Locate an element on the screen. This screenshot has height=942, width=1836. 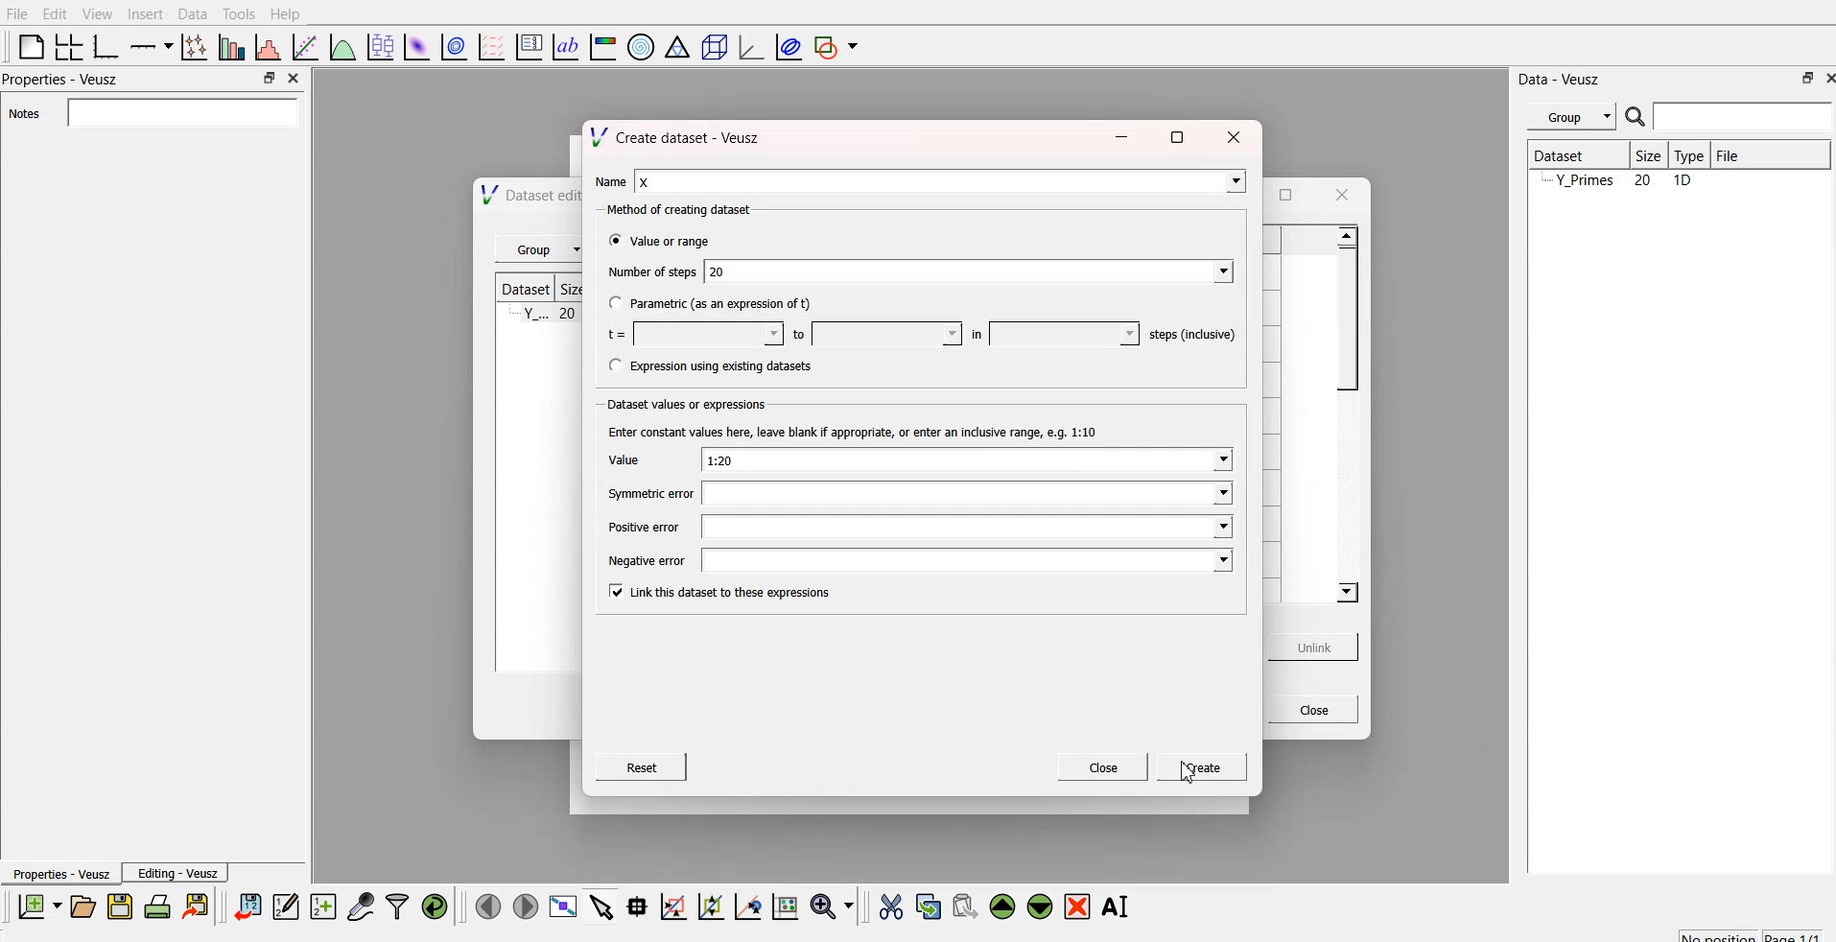
Reset | is located at coordinates (650, 766).